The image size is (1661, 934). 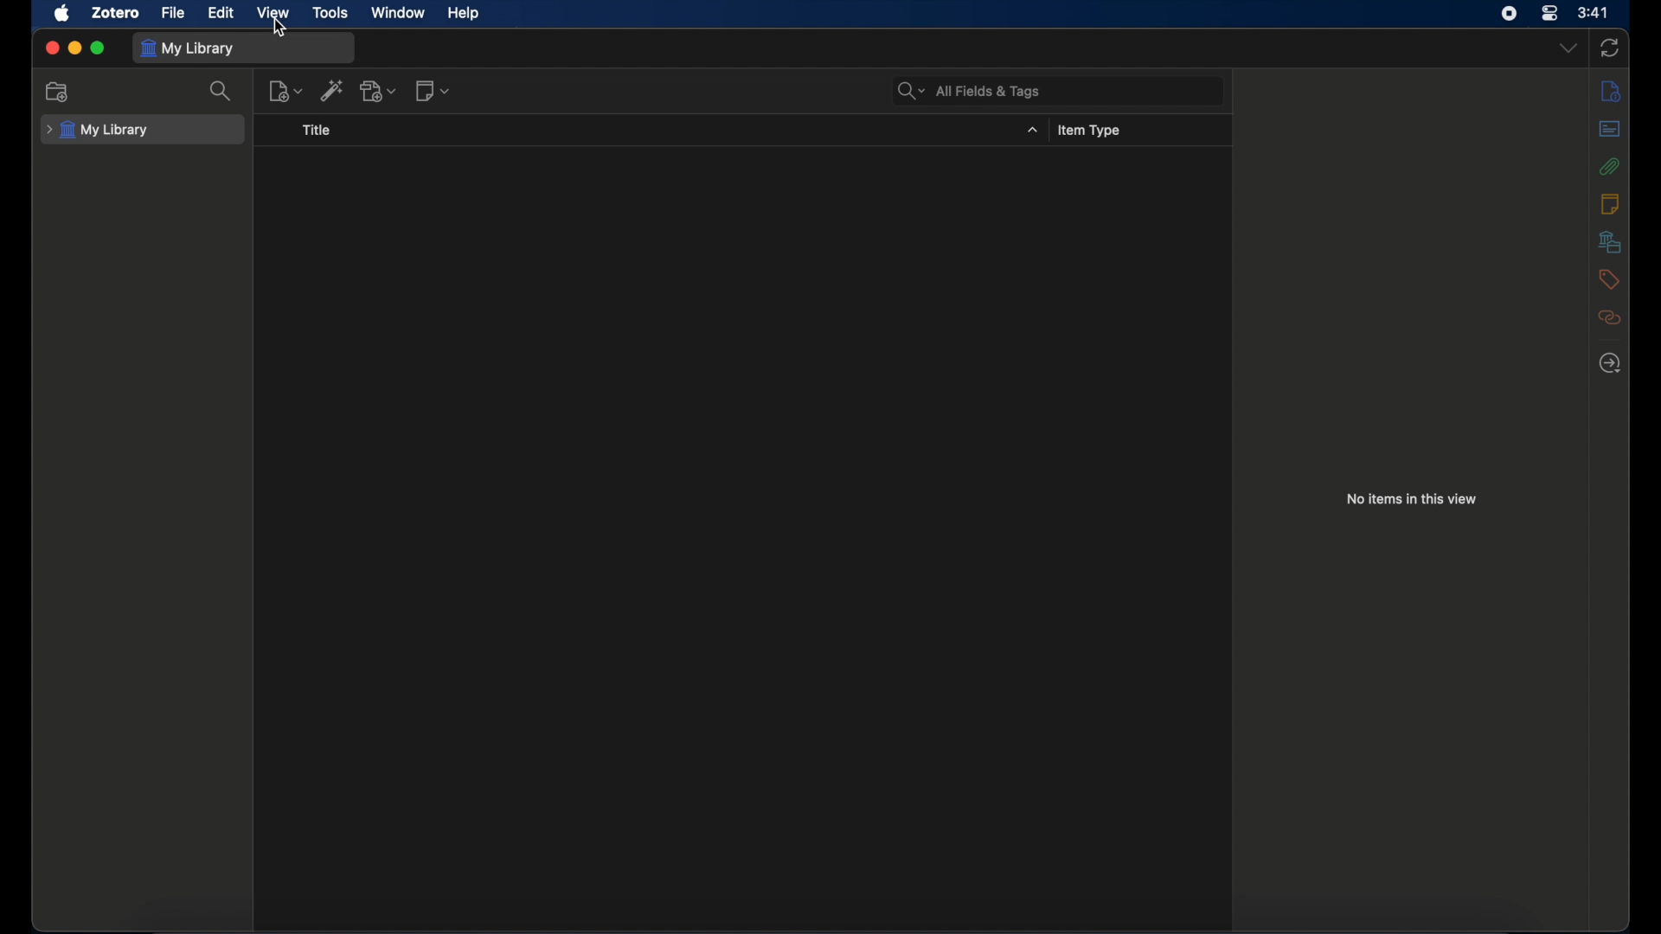 I want to click on tools, so click(x=331, y=13).